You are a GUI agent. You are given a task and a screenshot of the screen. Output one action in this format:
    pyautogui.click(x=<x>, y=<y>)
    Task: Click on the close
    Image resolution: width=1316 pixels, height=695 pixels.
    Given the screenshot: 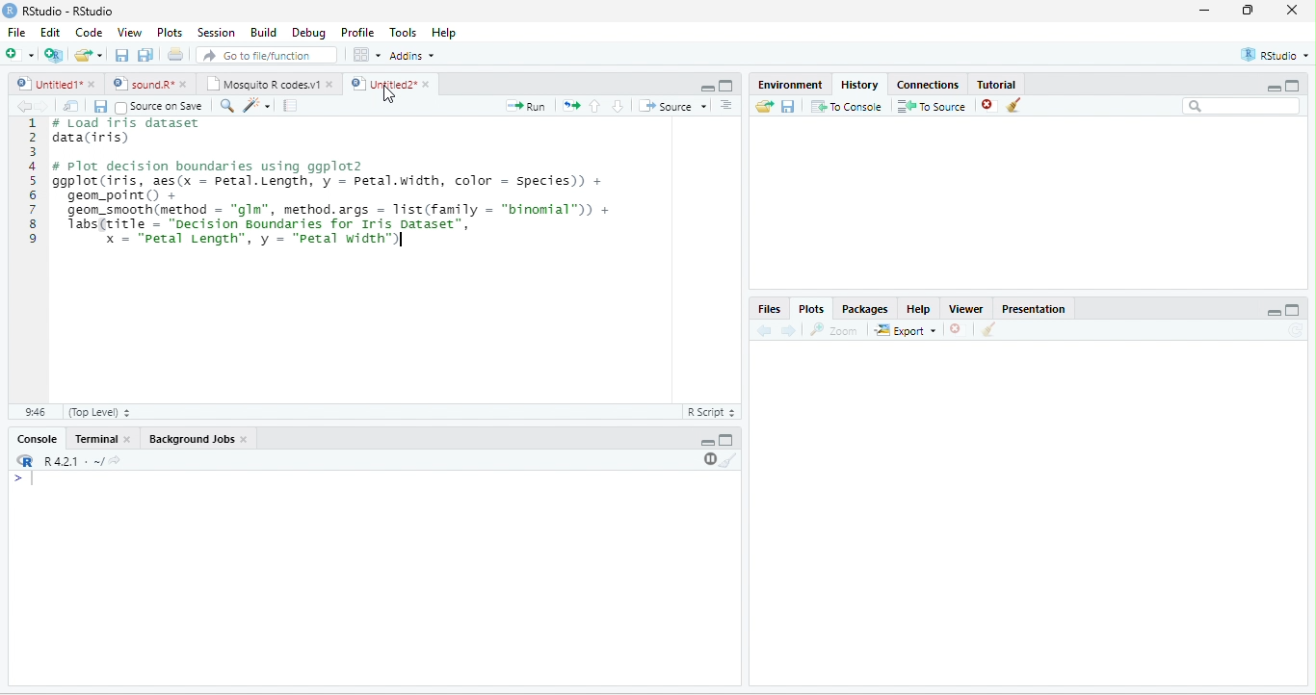 What is the action you would take?
    pyautogui.click(x=955, y=329)
    